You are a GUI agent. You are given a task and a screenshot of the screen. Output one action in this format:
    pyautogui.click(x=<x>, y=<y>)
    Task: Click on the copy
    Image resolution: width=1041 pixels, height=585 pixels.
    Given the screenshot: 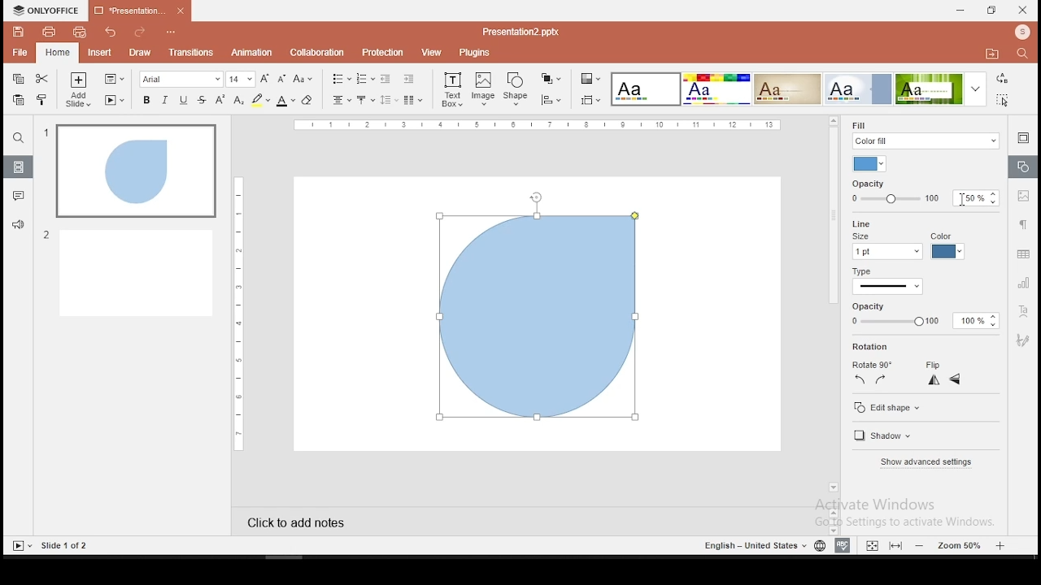 What is the action you would take?
    pyautogui.click(x=17, y=80)
    